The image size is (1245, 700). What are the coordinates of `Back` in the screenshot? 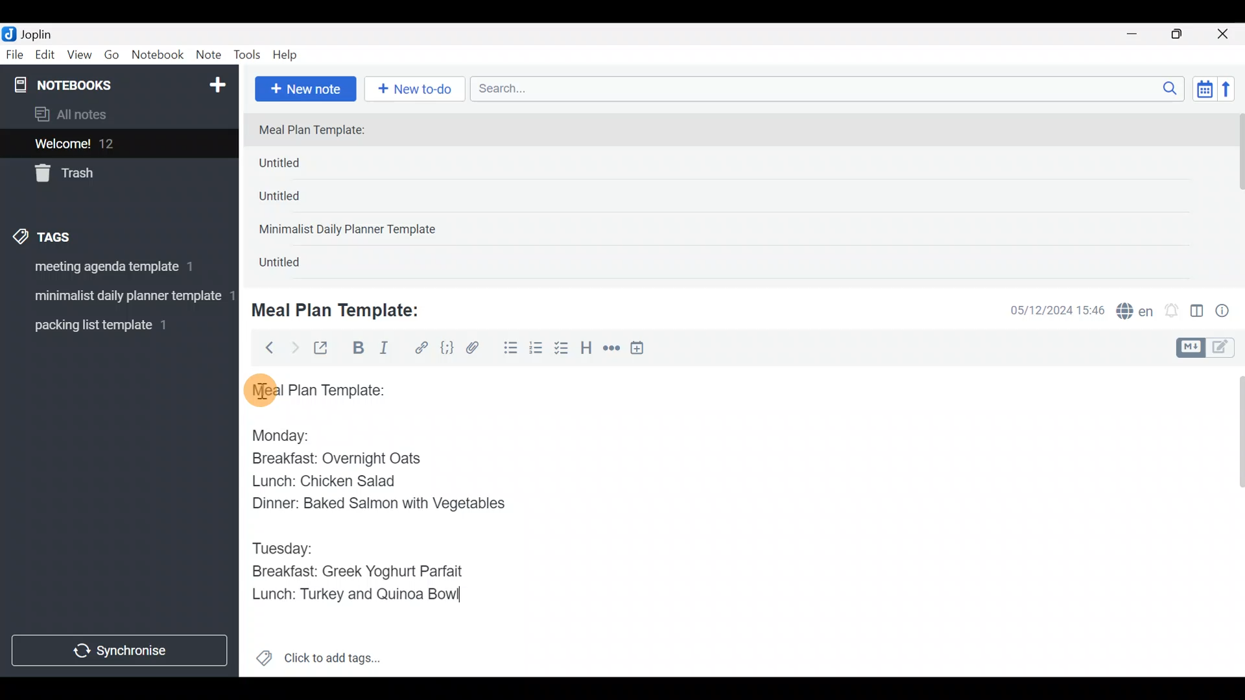 It's located at (264, 347).